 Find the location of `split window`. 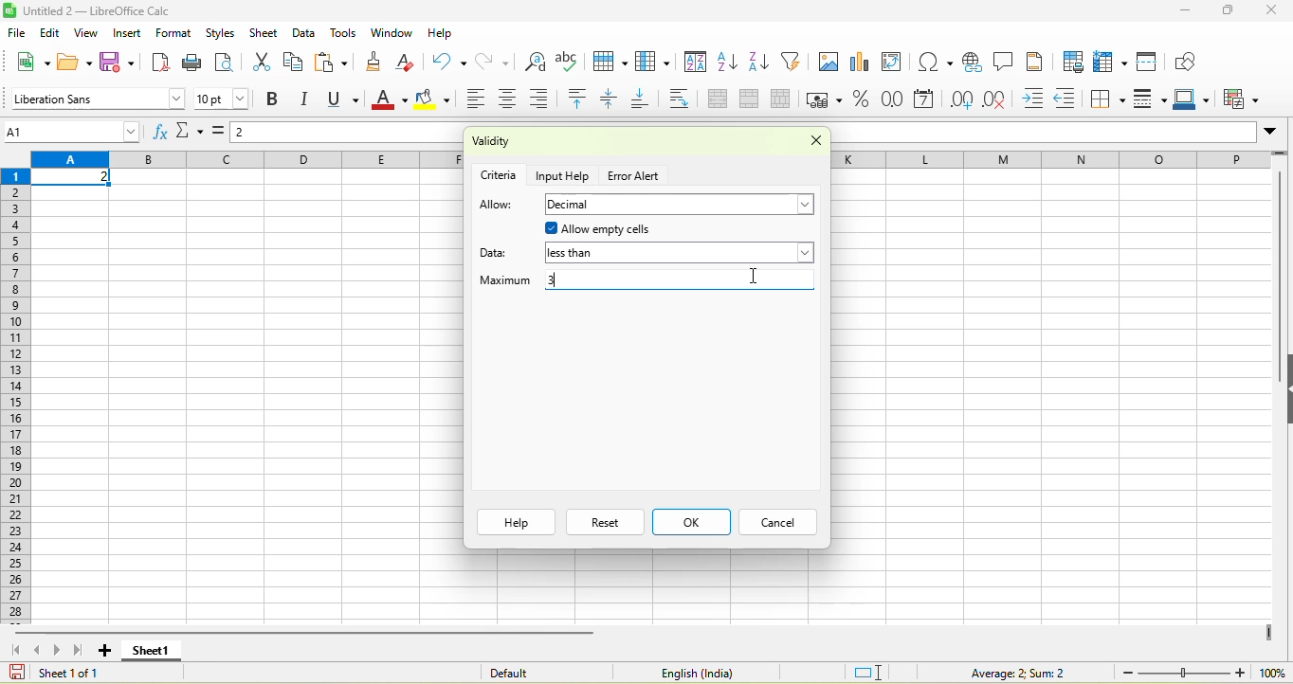

split window is located at coordinates (1152, 61).